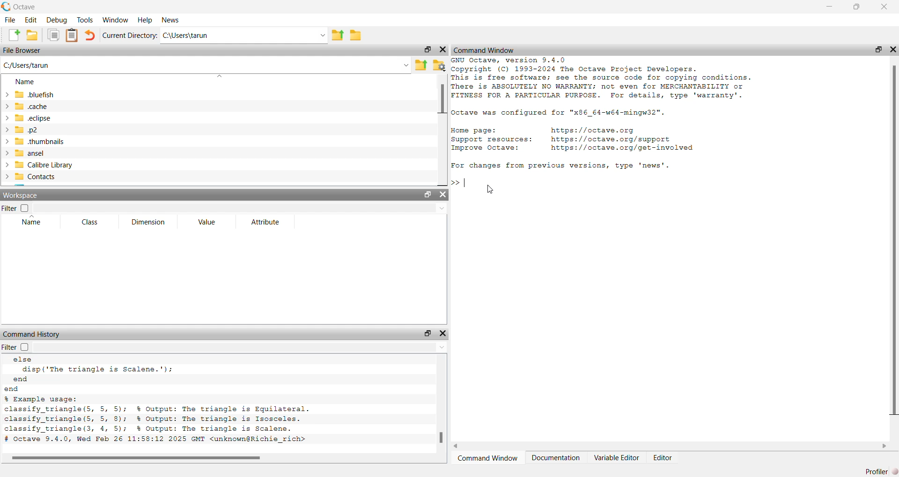 The width and height of the screenshot is (899, 477). Describe the element at coordinates (8, 20) in the screenshot. I see `file` at that location.